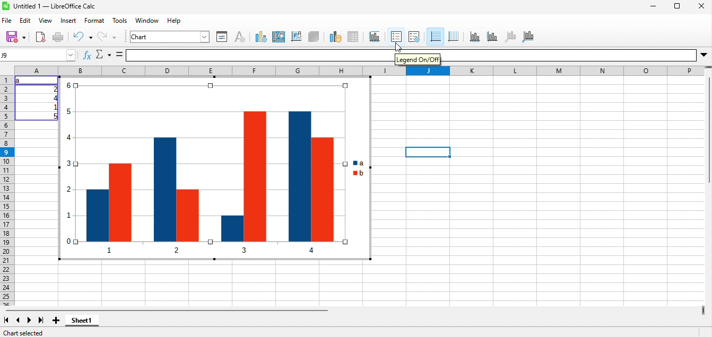 The height and width of the screenshot is (337, 712). Describe the element at coordinates (46, 21) in the screenshot. I see `view` at that location.